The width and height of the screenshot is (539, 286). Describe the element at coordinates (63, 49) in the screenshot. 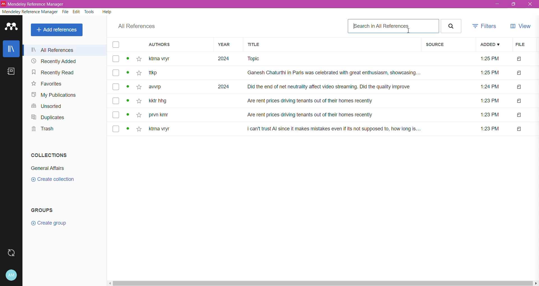

I see `All References` at that location.